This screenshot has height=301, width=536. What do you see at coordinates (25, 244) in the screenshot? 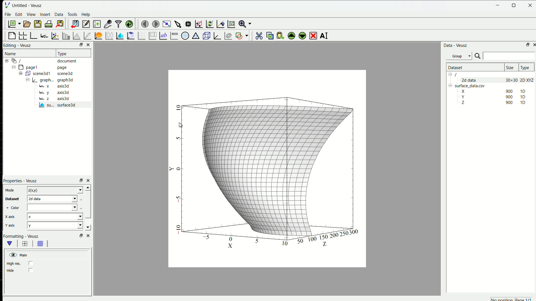
I see `border` at bounding box center [25, 244].